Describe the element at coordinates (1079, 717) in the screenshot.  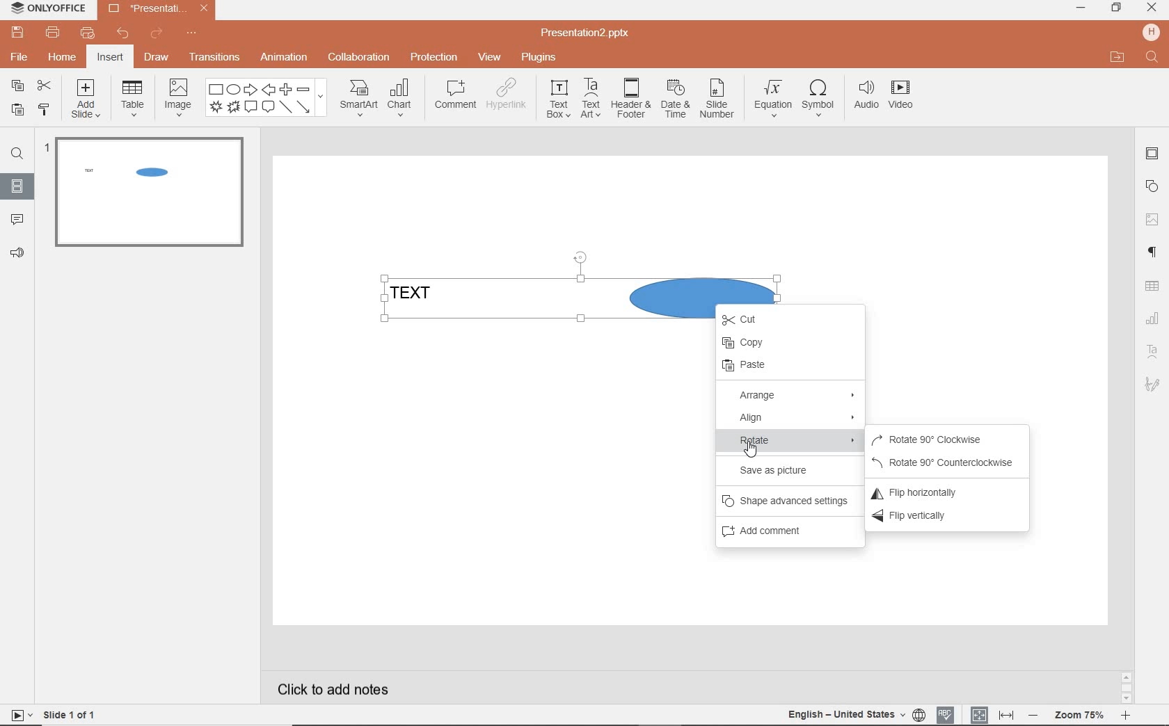
I see `ZOOM` at that location.